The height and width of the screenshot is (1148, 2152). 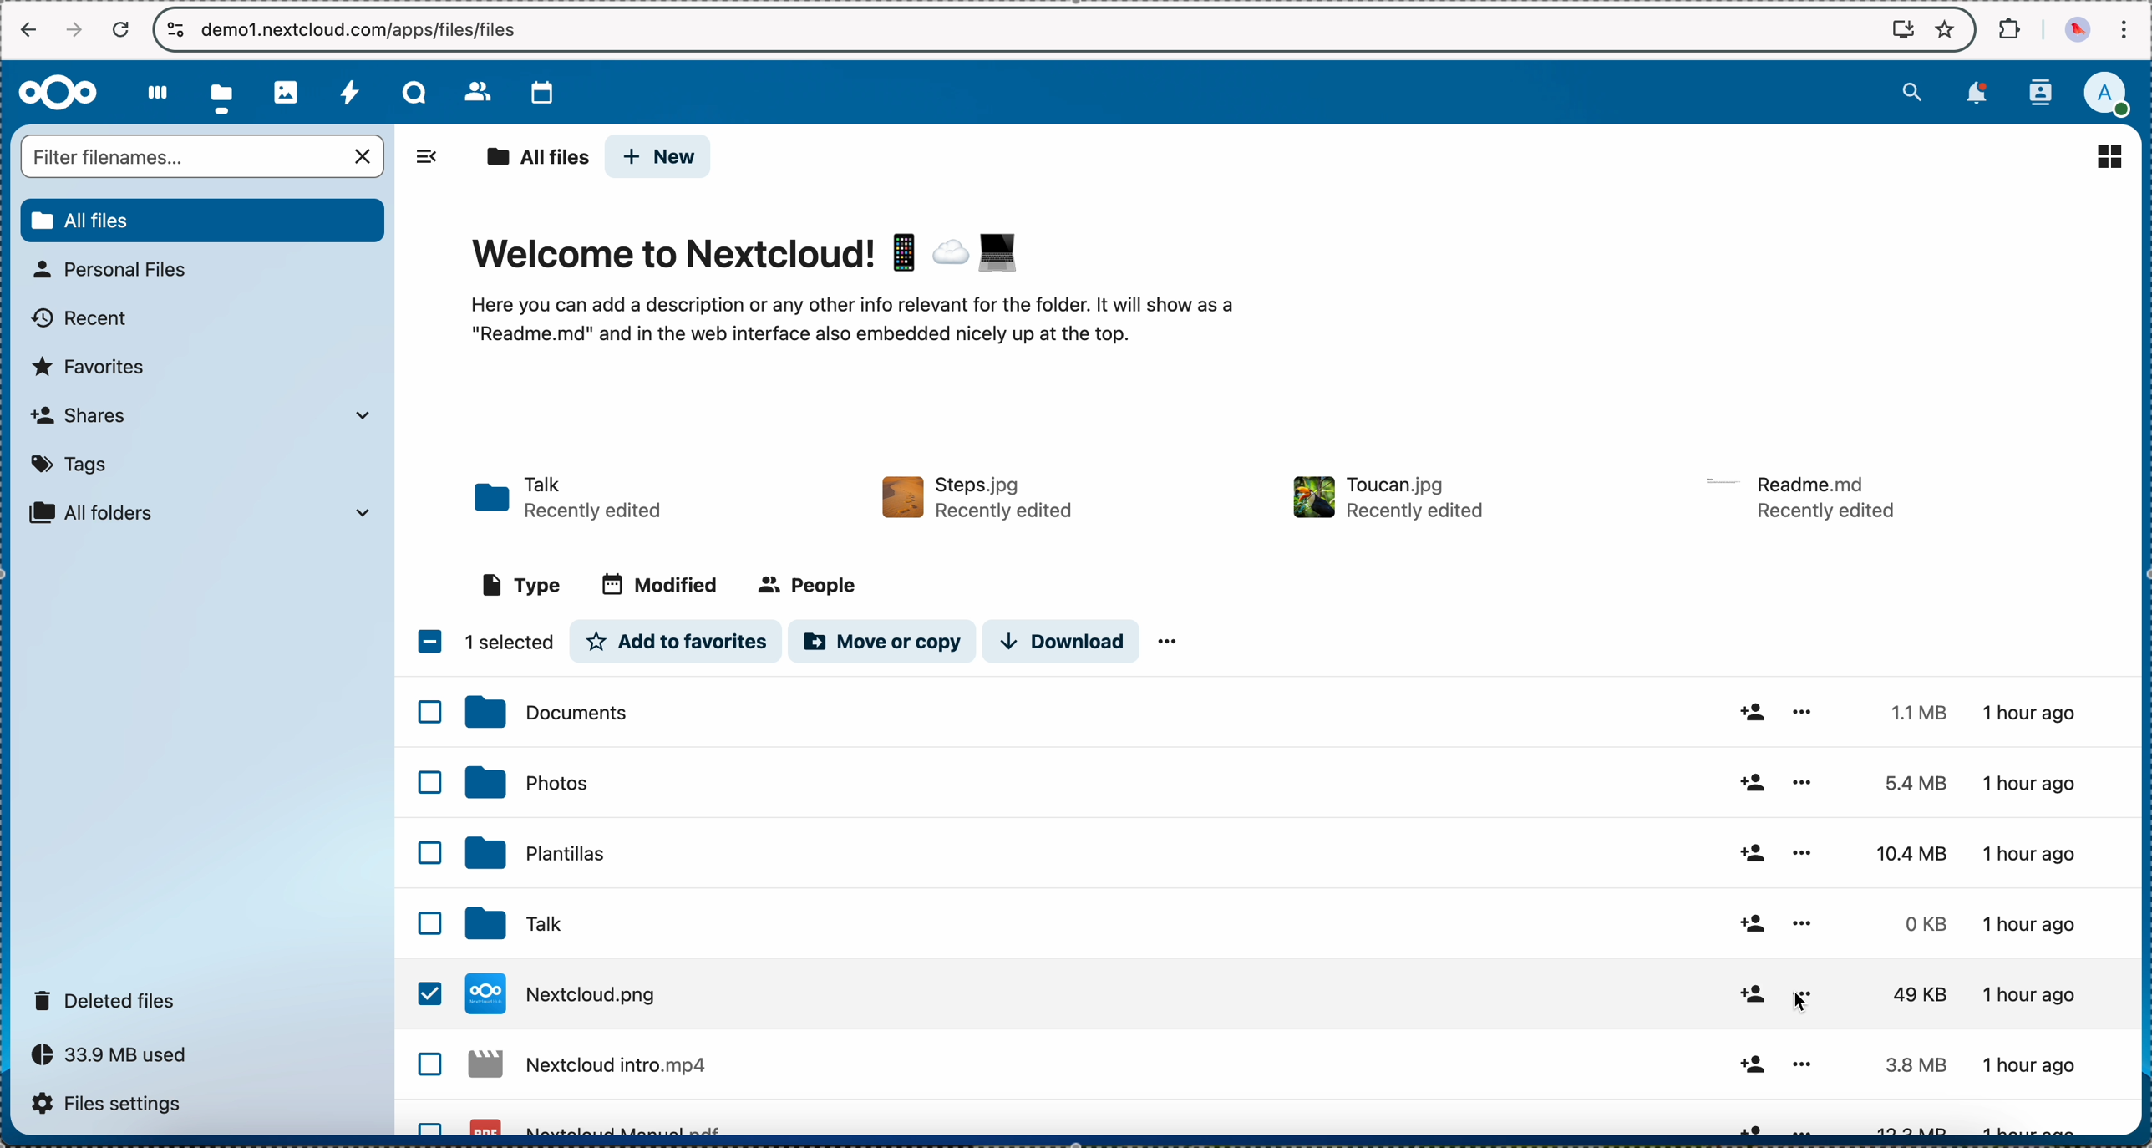 What do you see at coordinates (434, 157) in the screenshot?
I see `hide options` at bounding box center [434, 157].